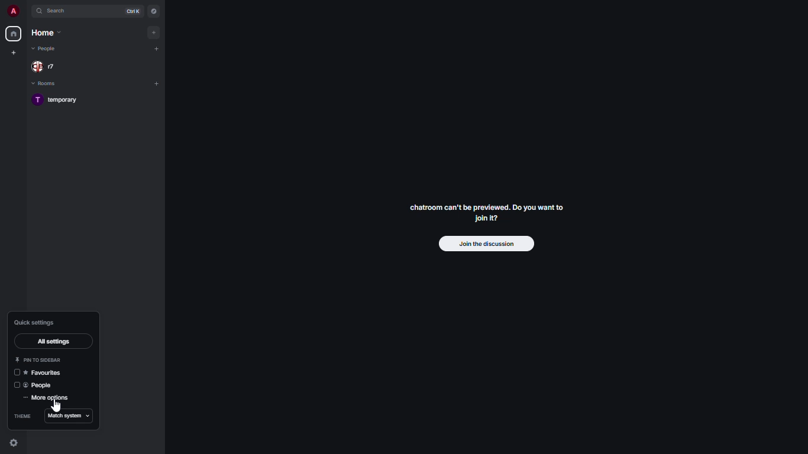  Describe the element at coordinates (69, 416) in the screenshot. I see `match system` at that location.